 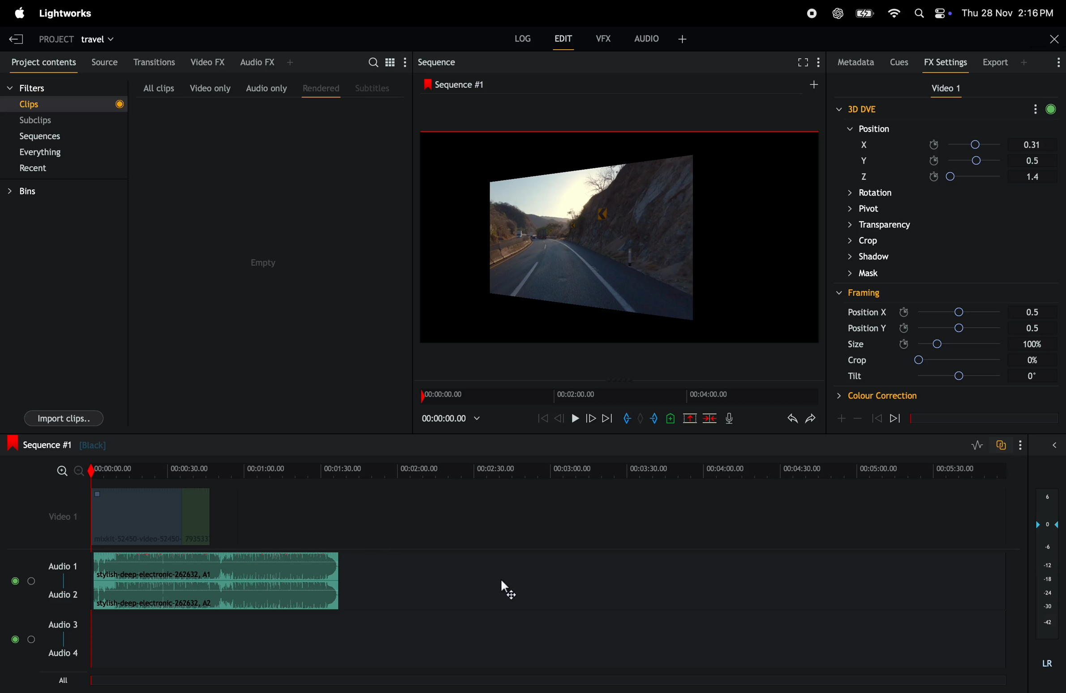 What do you see at coordinates (48, 153) in the screenshot?
I see `everything` at bounding box center [48, 153].